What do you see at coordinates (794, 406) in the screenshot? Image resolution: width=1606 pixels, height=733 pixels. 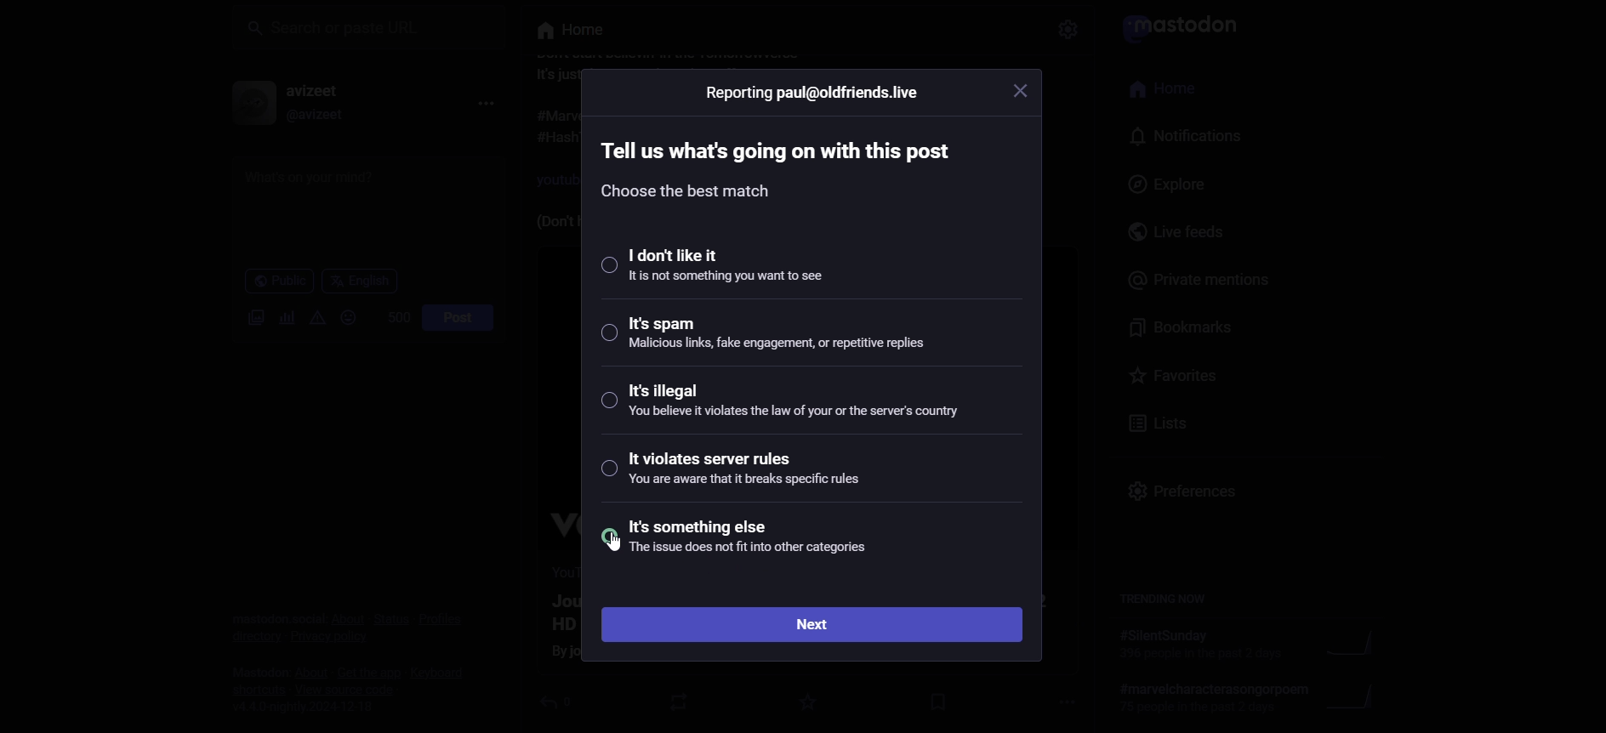 I see `its illegal` at bounding box center [794, 406].